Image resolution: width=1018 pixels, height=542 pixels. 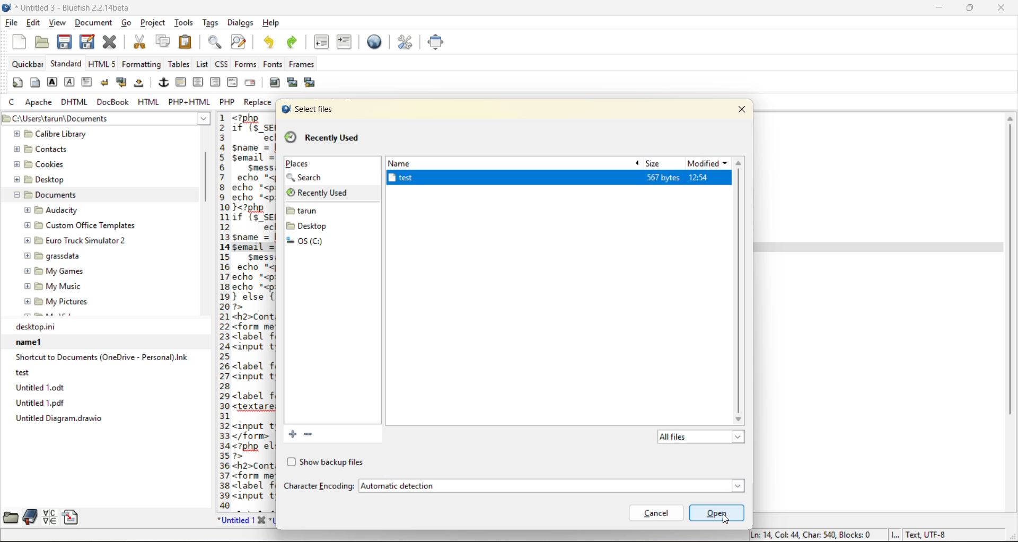 What do you see at coordinates (73, 517) in the screenshot?
I see `snippets` at bounding box center [73, 517].